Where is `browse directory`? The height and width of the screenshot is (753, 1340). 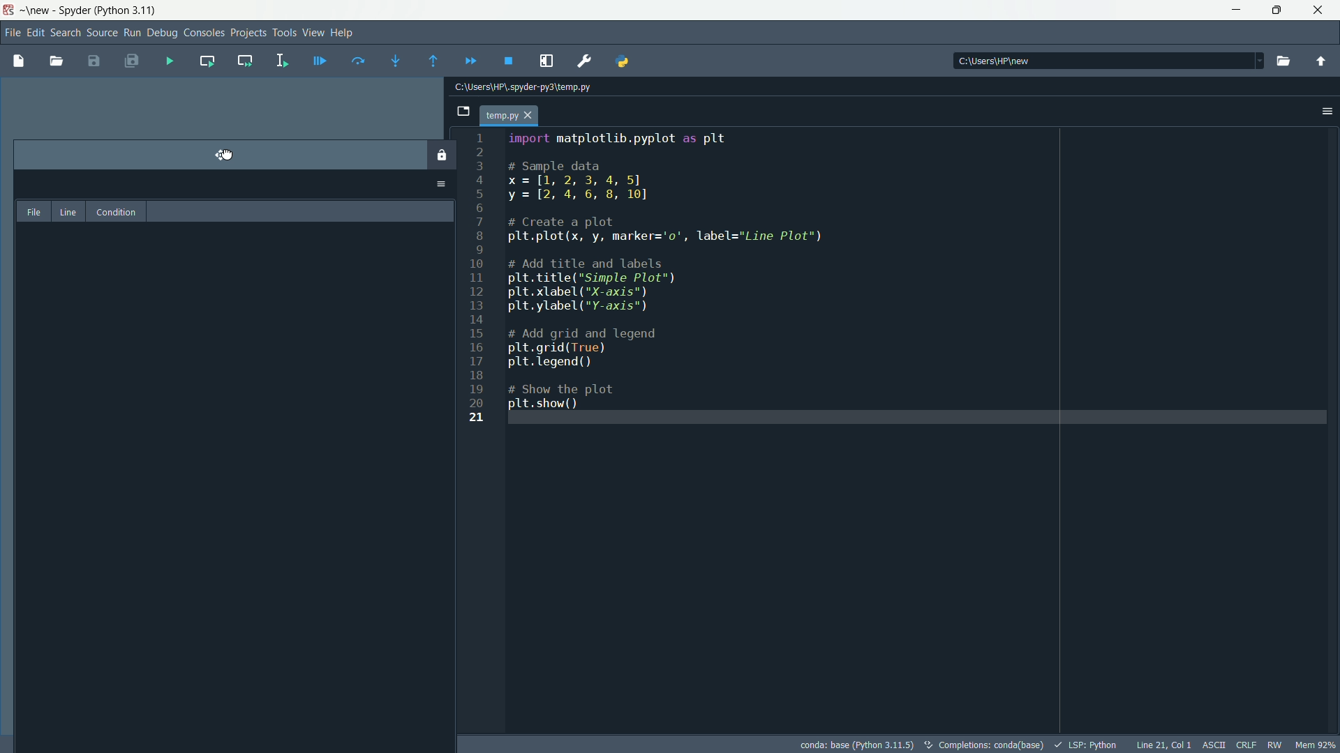 browse directory is located at coordinates (1283, 61).